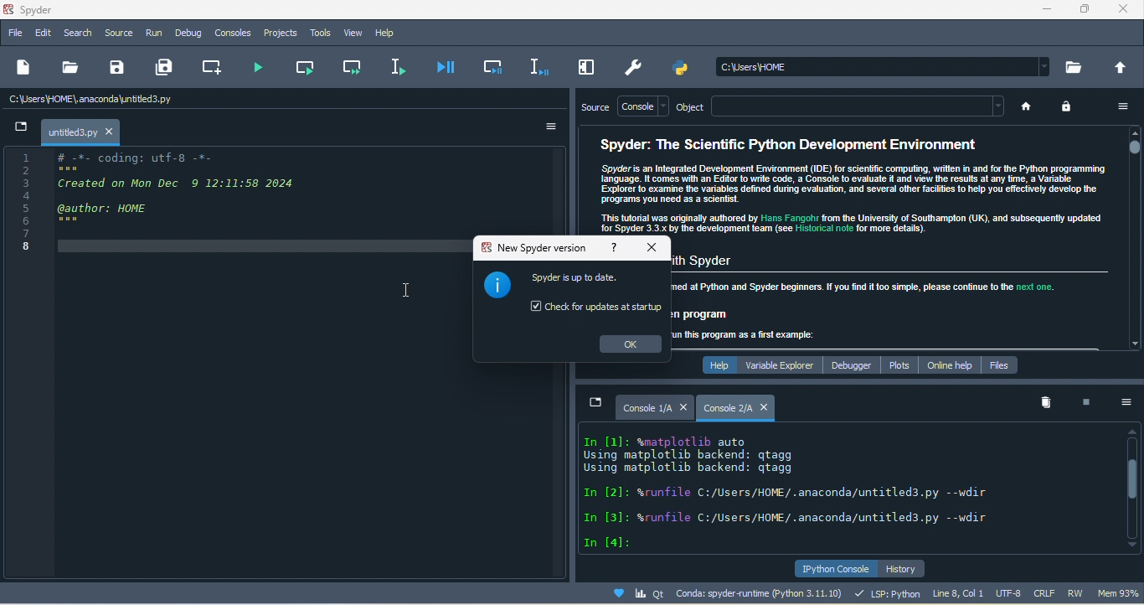 Image resolution: width=1144 pixels, height=605 pixels. Describe the element at coordinates (489, 68) in the screenshot. I see `debug cell` at that location.